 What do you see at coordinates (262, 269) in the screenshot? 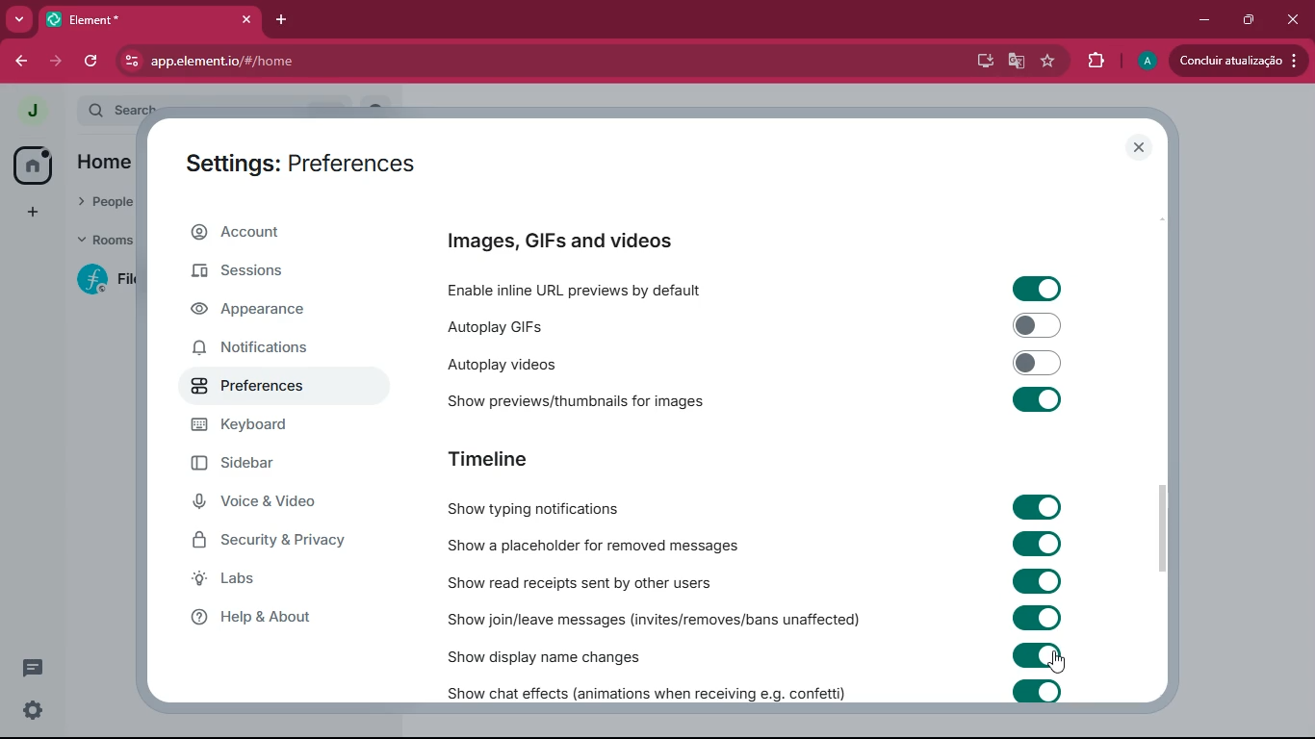
I see `sessions` at bounding box center [262, 269].